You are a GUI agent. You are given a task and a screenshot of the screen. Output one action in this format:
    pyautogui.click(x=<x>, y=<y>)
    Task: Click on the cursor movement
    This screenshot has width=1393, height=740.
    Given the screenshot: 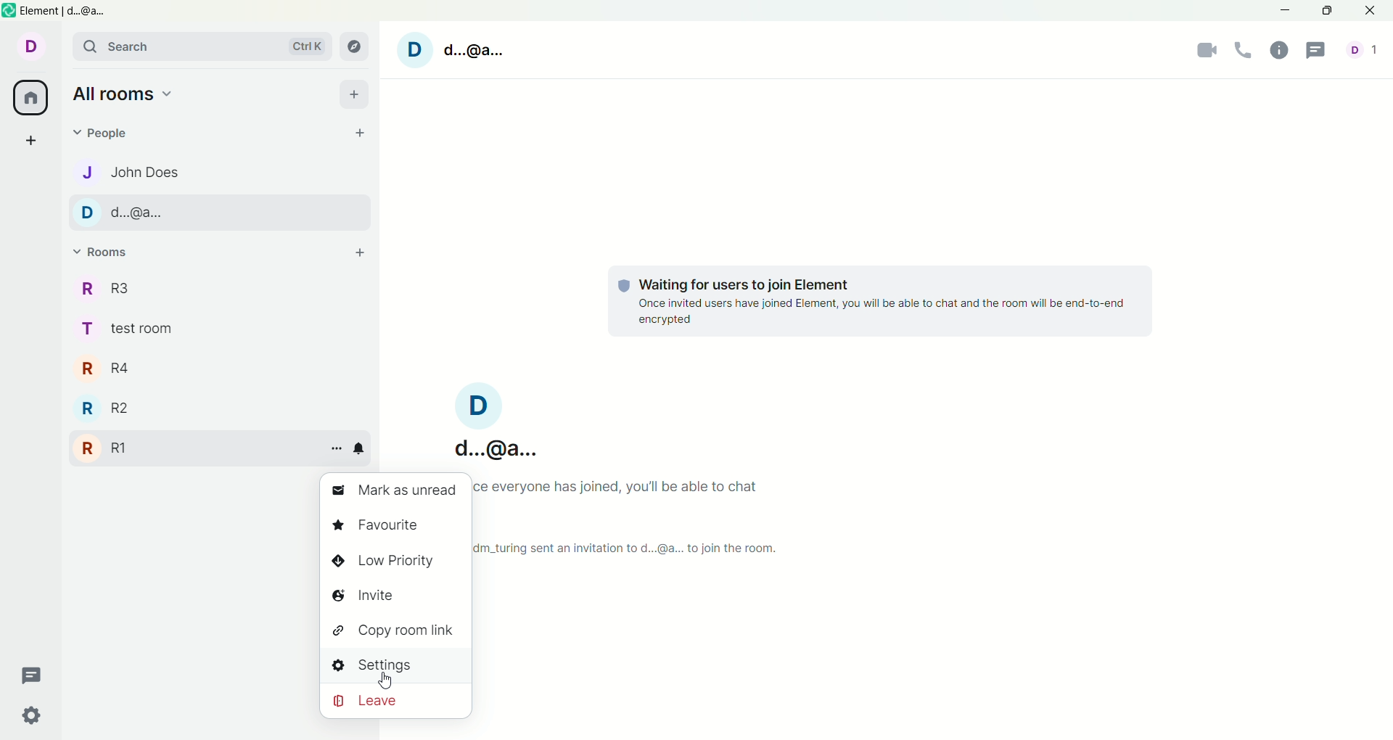 What is the action you would take?
    pyautogui.click(x=385, y=679)
    